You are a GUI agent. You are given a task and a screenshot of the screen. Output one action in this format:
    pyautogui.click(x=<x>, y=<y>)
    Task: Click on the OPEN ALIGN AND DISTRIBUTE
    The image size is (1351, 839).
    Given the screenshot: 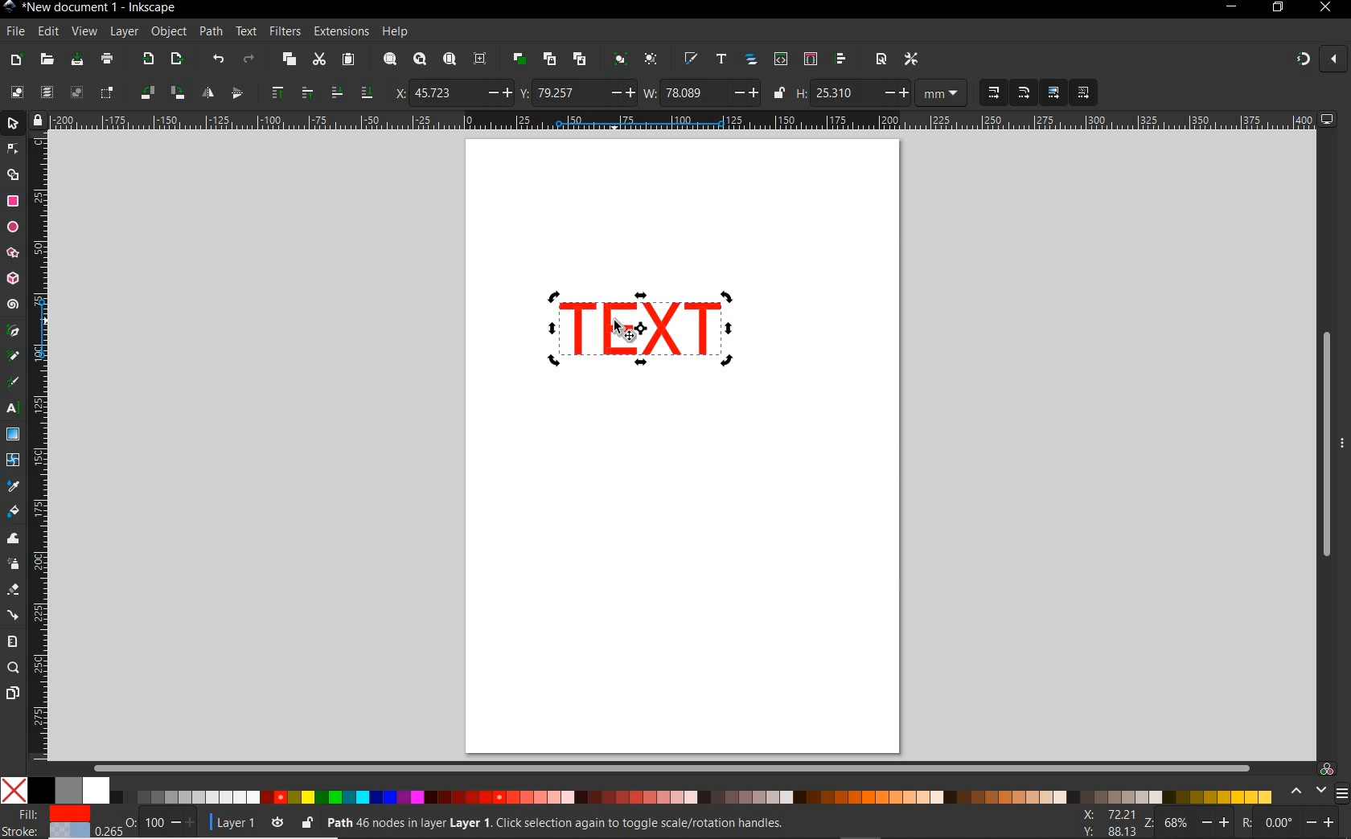 What is the action you would take?
    pyautogui.click(x=841, y=59)
    